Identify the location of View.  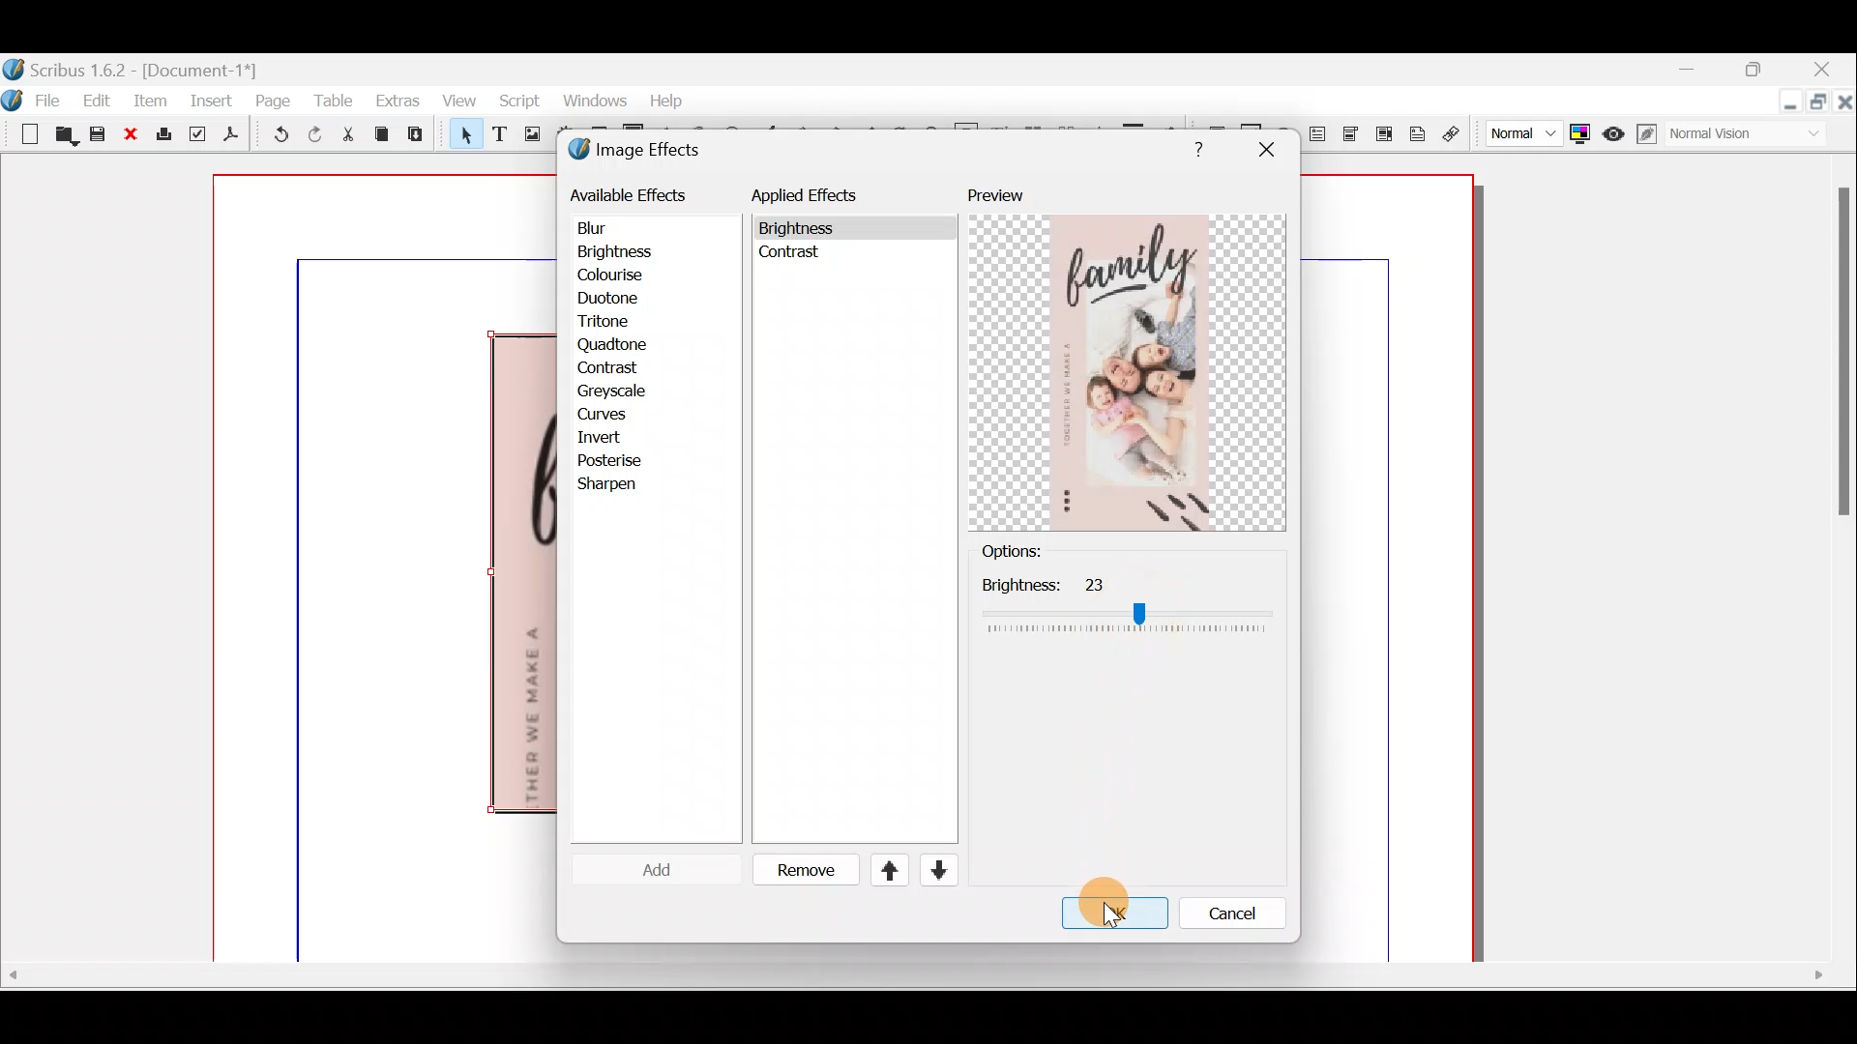
(455, 101).